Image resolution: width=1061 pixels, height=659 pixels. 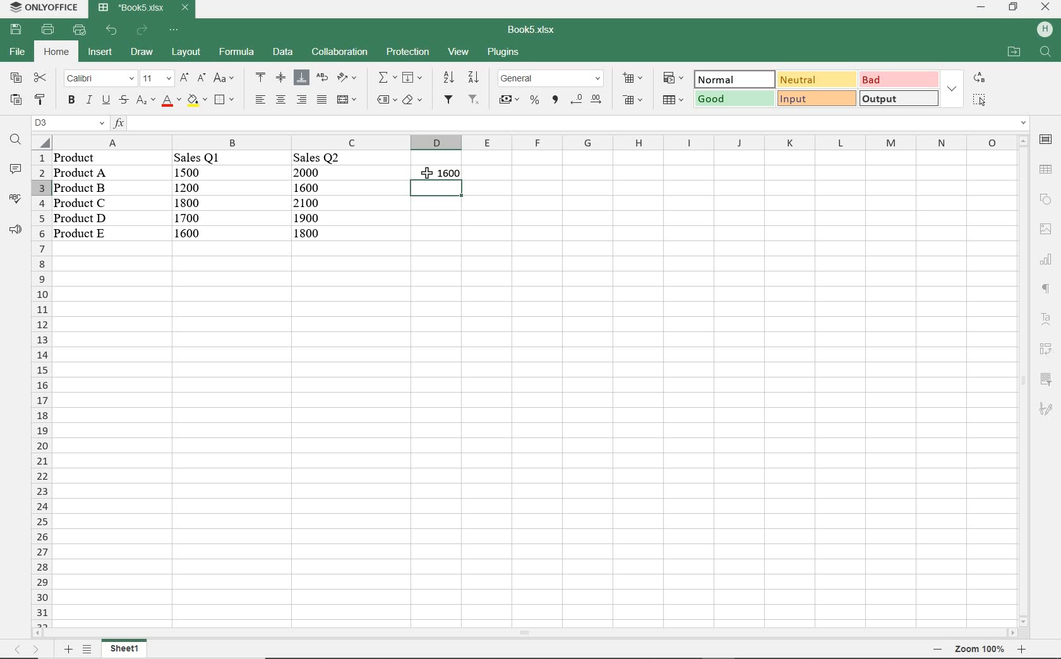 I want to click on find, so click(x=16, y=141).